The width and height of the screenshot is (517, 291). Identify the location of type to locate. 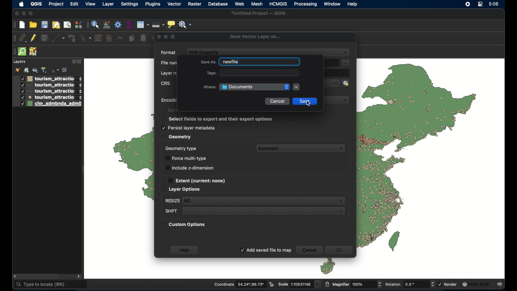
(51, 284).